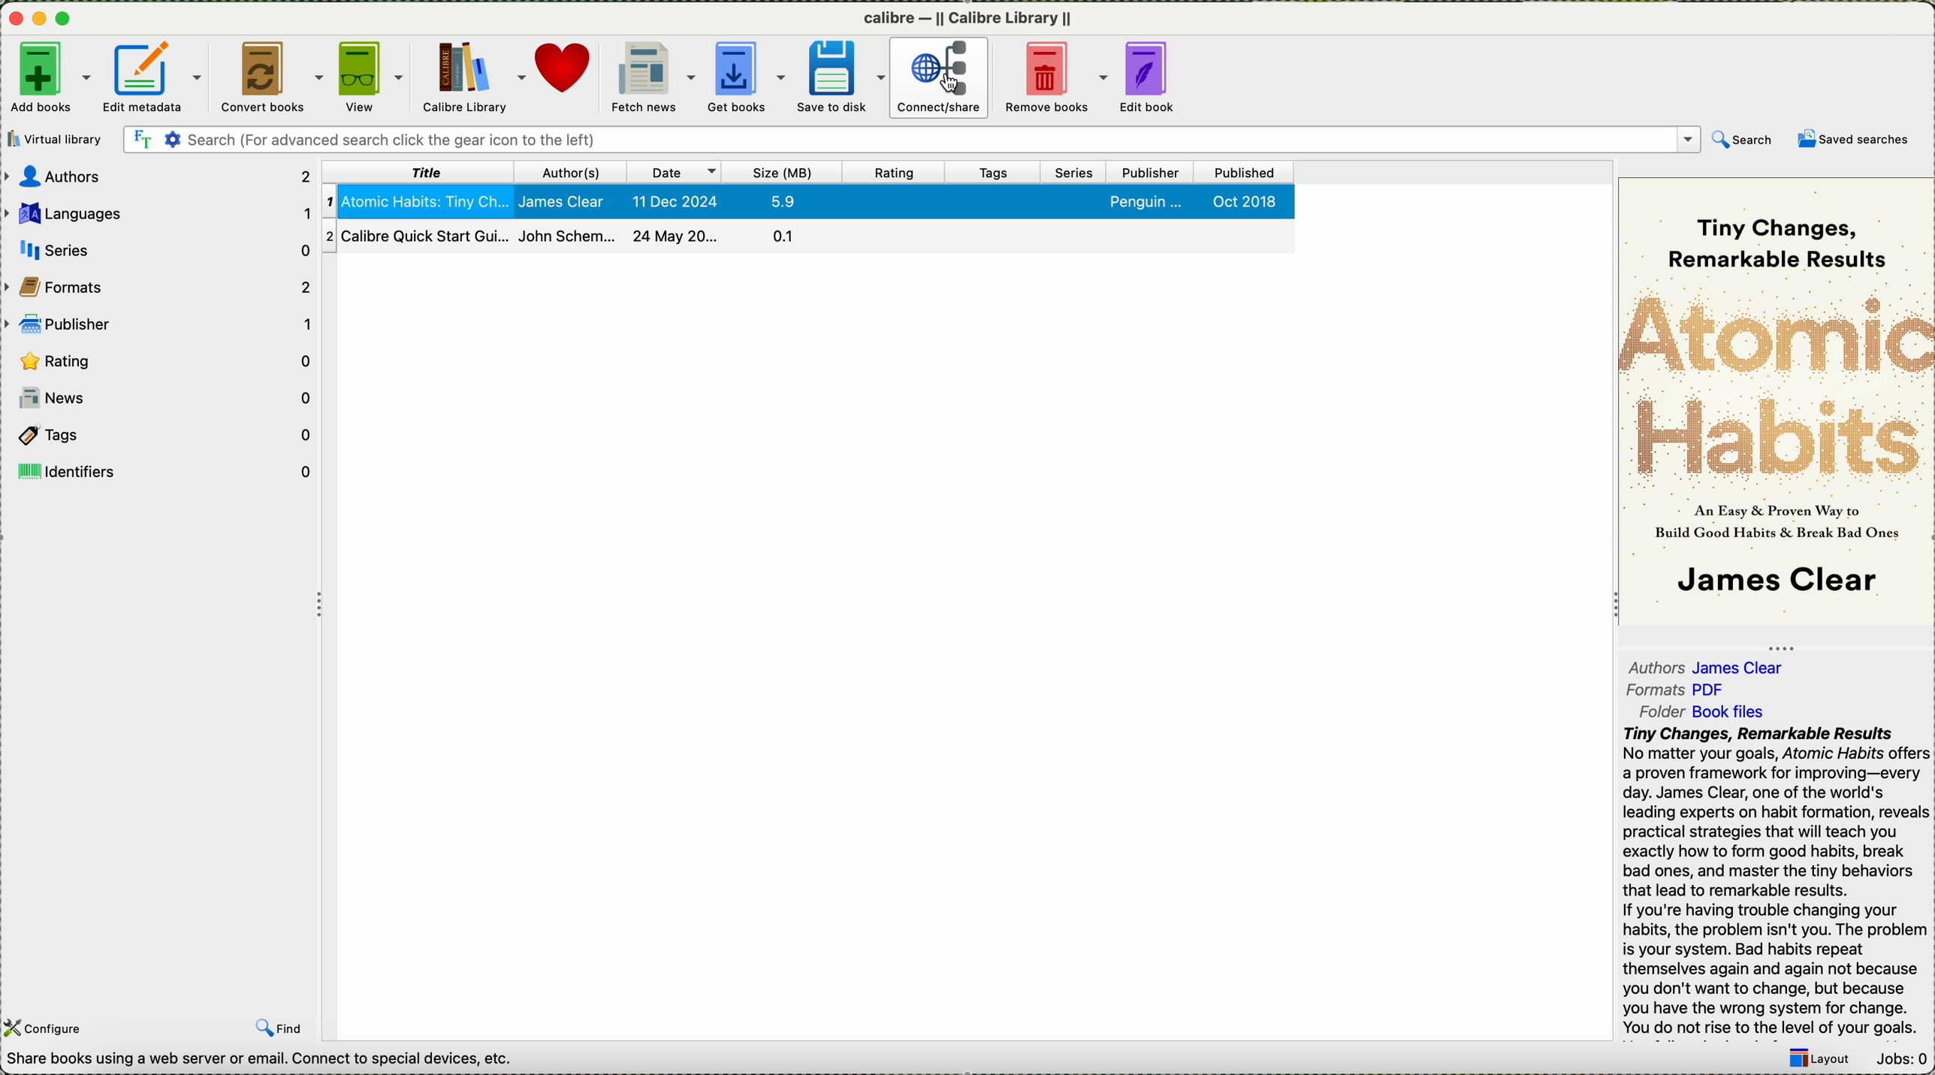  Describe the element at coordinates (51, 78) in the screenshot. I see `add boks` at that location.